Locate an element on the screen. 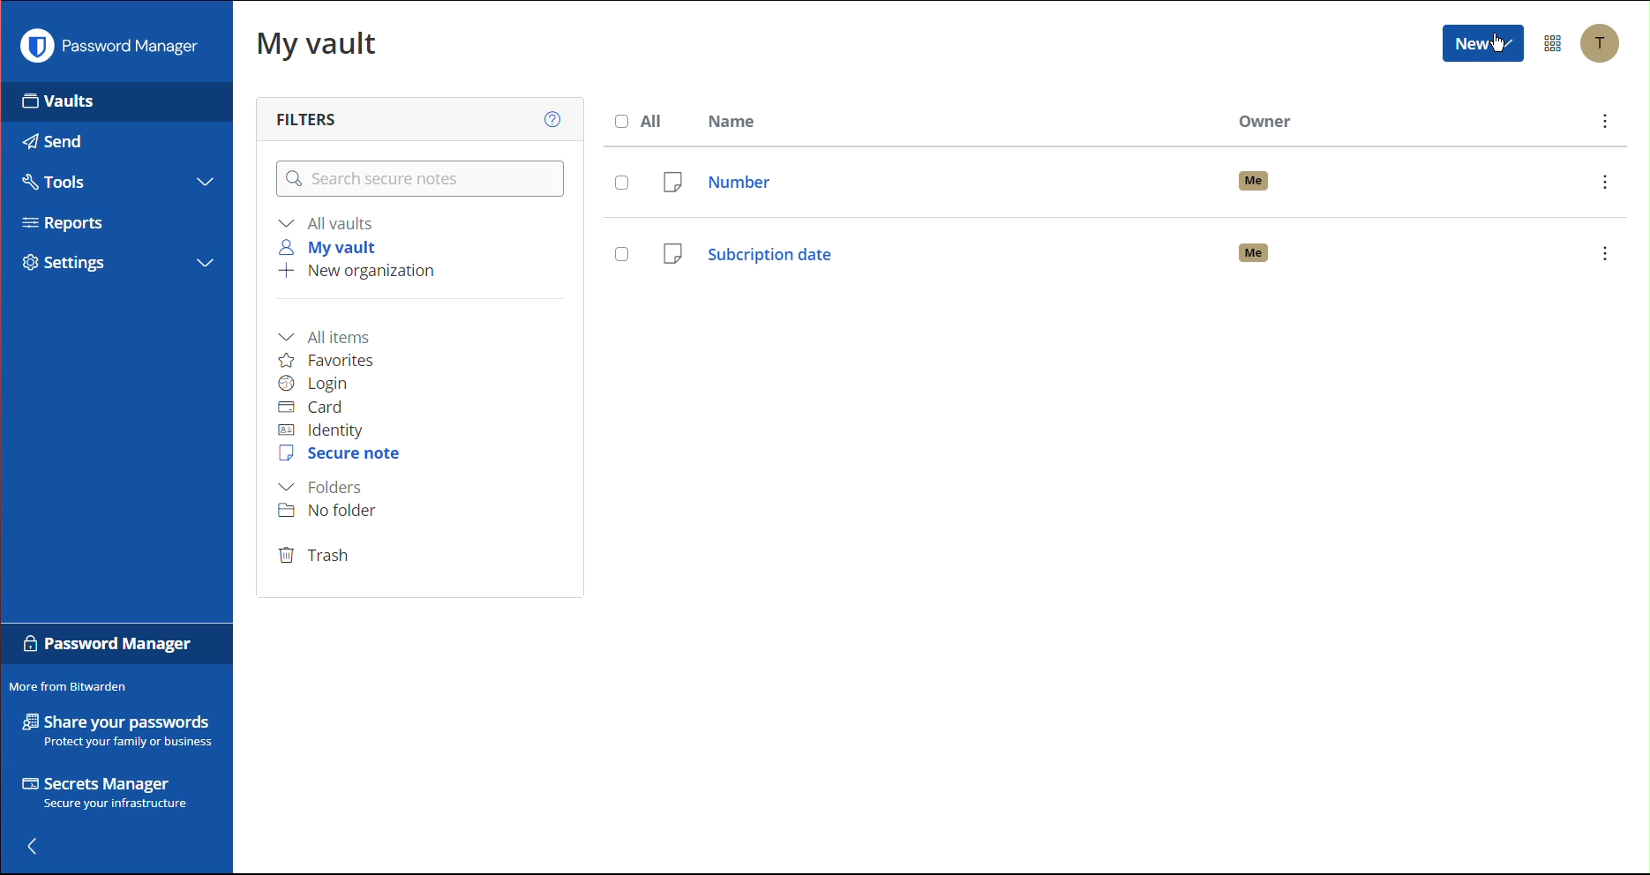 This screenshot has height=875, width=1650. Vaults is located at coordinates (58, 107).